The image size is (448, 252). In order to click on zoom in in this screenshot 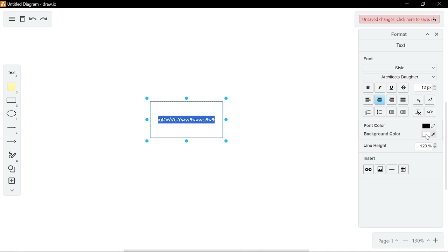, I will do `click(435, 241)`.